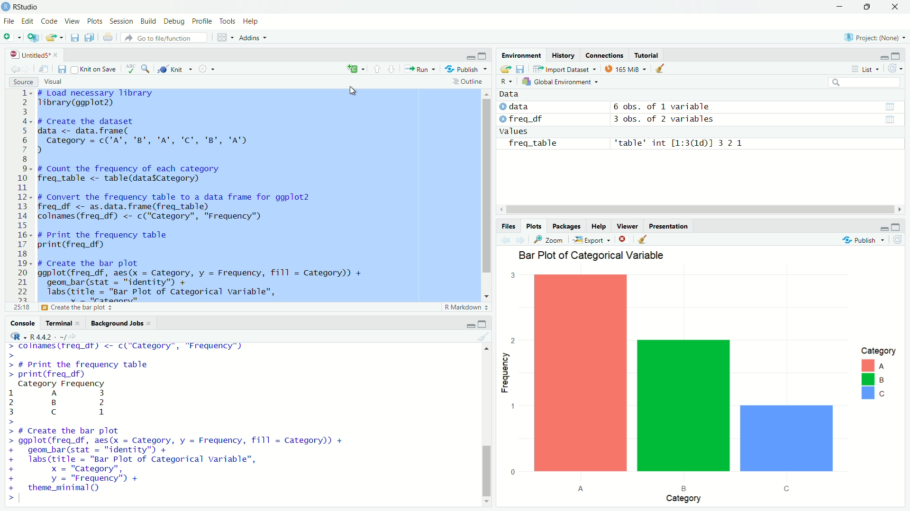  What do you see at coordinates (467, 308) in the screenshot?
I see `R markdown` at bounding box center [467, 308].